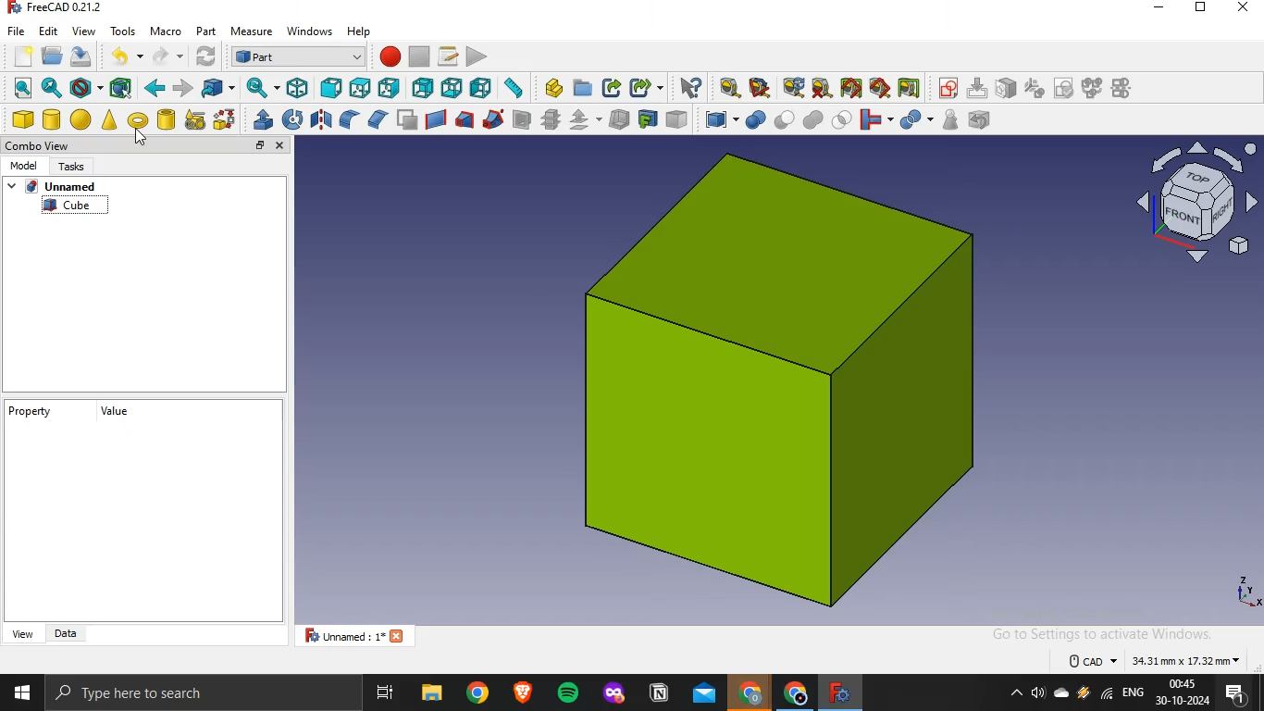 This screenshot has height=711, width=1264. I want to click on view, so click(84, 32).